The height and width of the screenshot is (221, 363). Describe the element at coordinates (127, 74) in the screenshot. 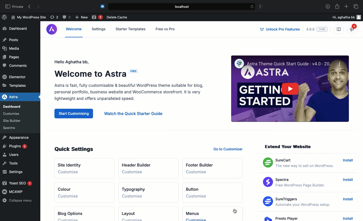

I see `Welcome to Astra (Free)` at that location.